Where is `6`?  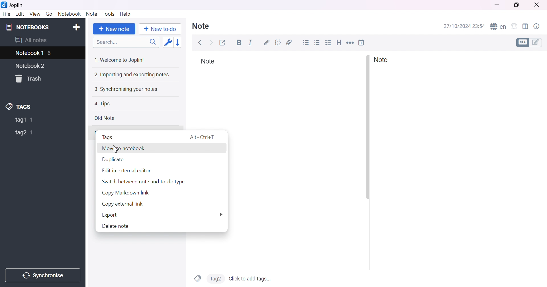
6 is located at coordinates (50, 53).